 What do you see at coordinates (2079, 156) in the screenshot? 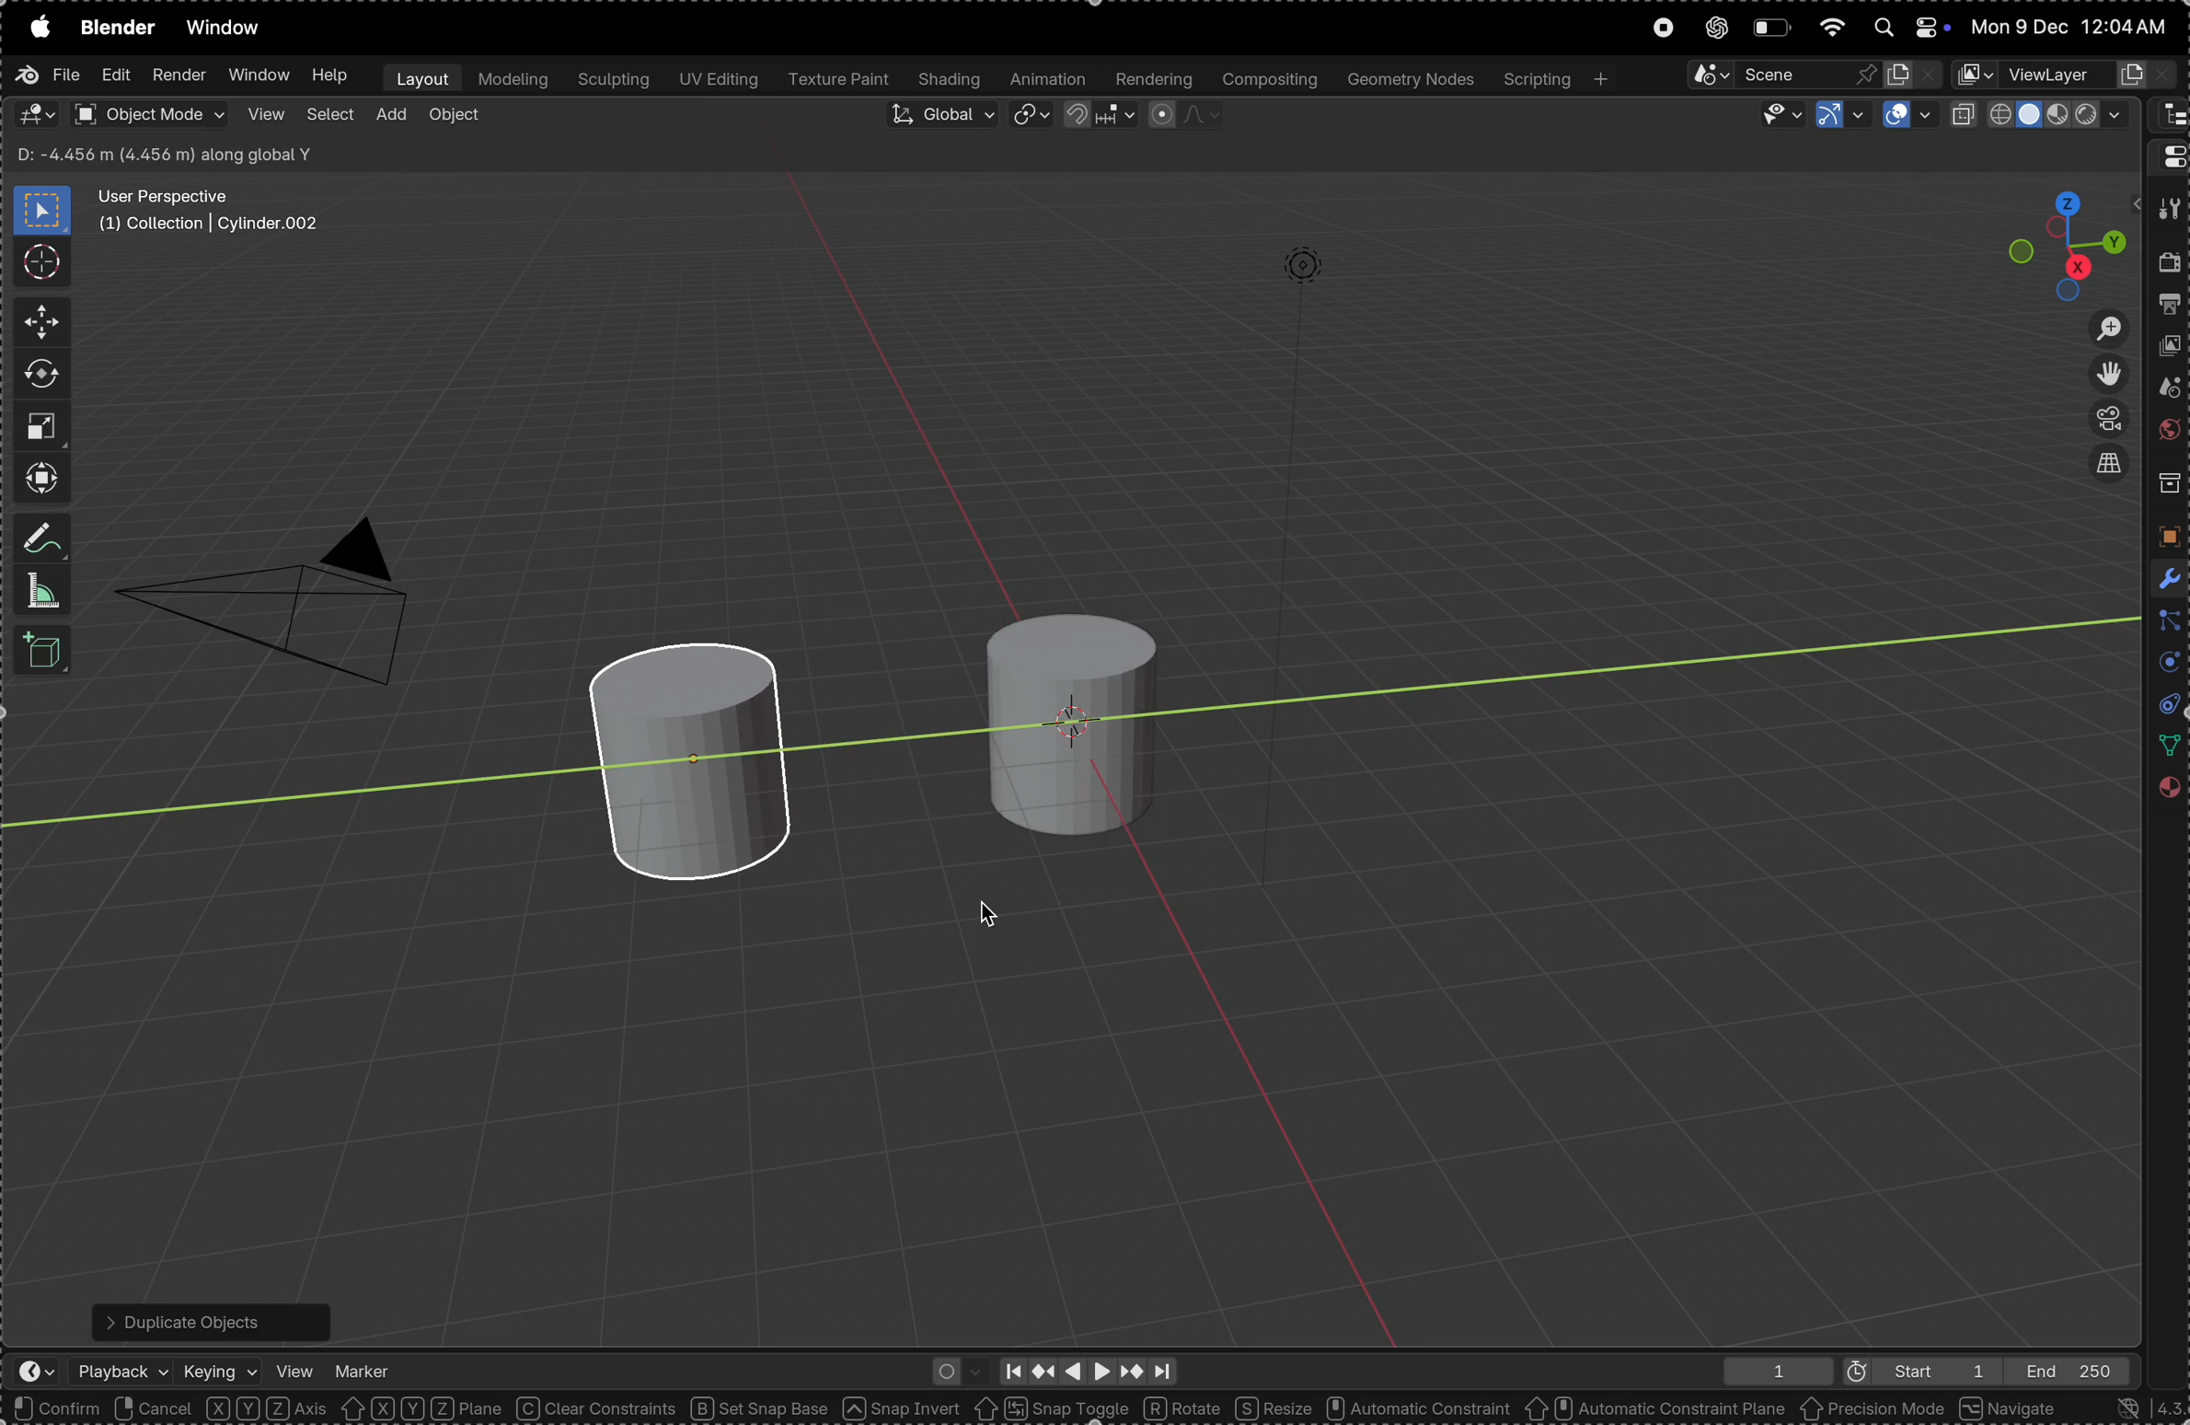
I see `options` at bounding box center [2079, 156].